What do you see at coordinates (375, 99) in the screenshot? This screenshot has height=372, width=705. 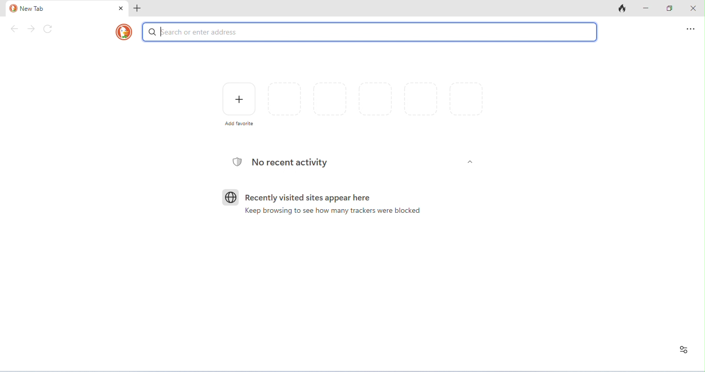 I see `favorites and recently visited pages` at bounding box center [375, 99].